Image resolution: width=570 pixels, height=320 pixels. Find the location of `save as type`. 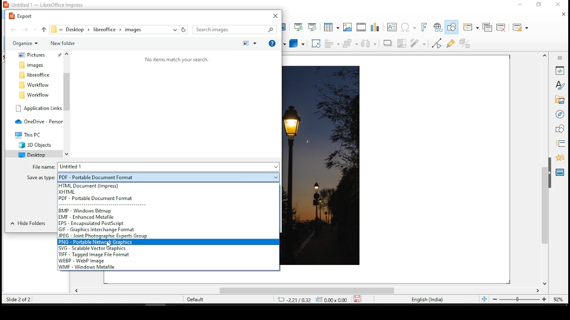

save as type is located at coordinates (168, 177).